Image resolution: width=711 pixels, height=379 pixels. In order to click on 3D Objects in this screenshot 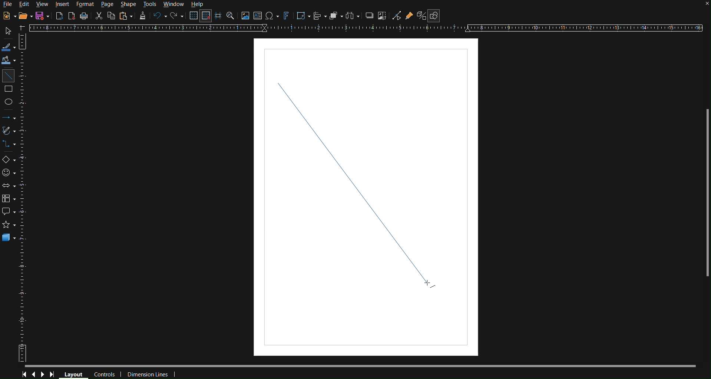, I will do `click(9, 237)`.